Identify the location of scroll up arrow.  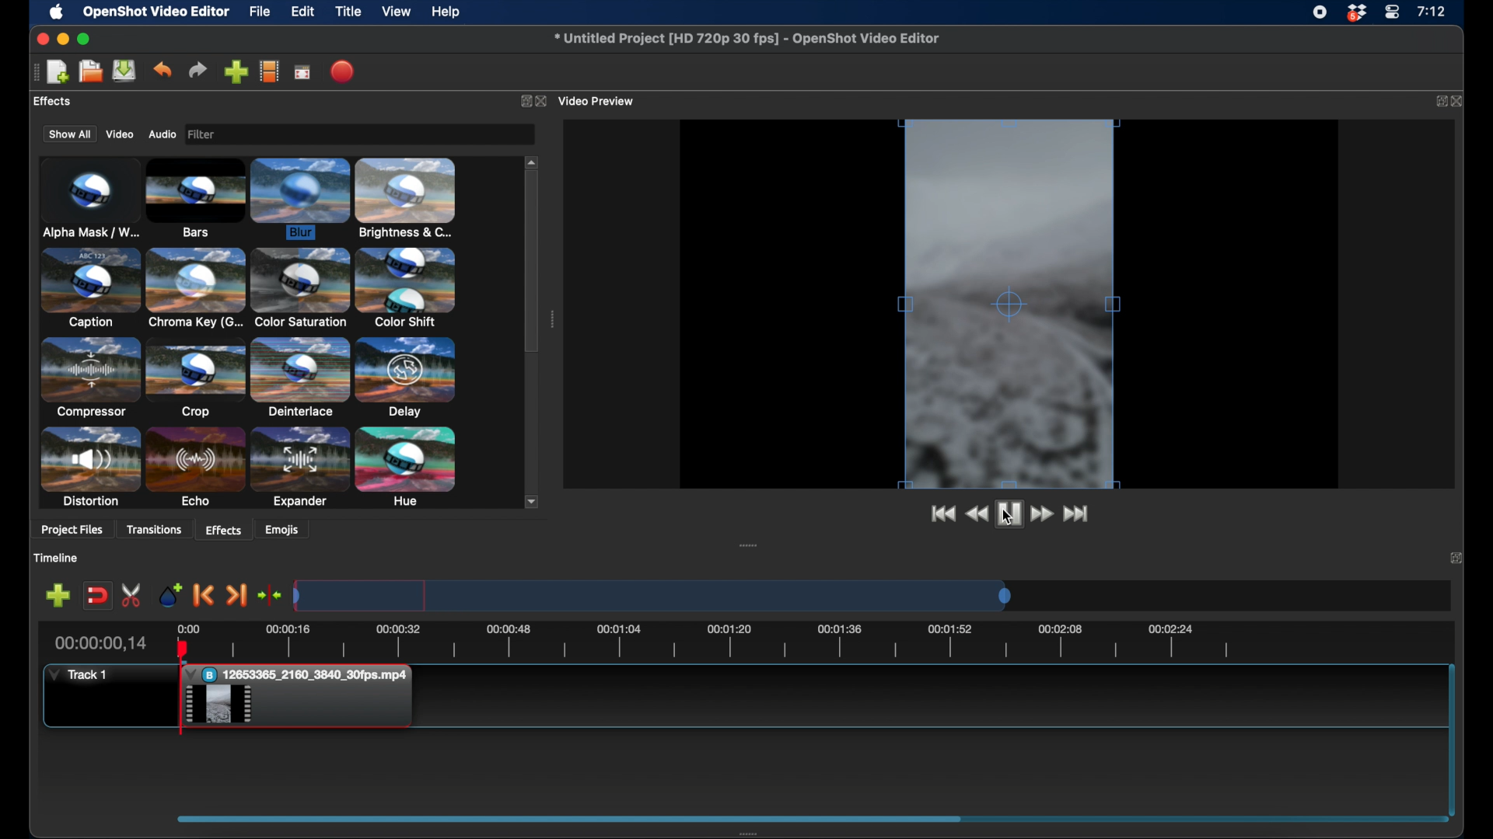
(533, 161).